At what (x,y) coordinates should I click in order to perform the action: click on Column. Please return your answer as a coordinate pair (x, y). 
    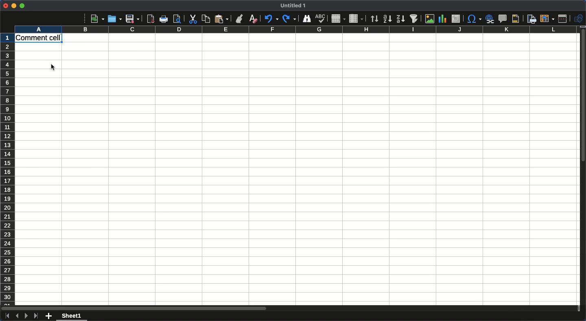
    Looking at the image, I should click on (295, 29).